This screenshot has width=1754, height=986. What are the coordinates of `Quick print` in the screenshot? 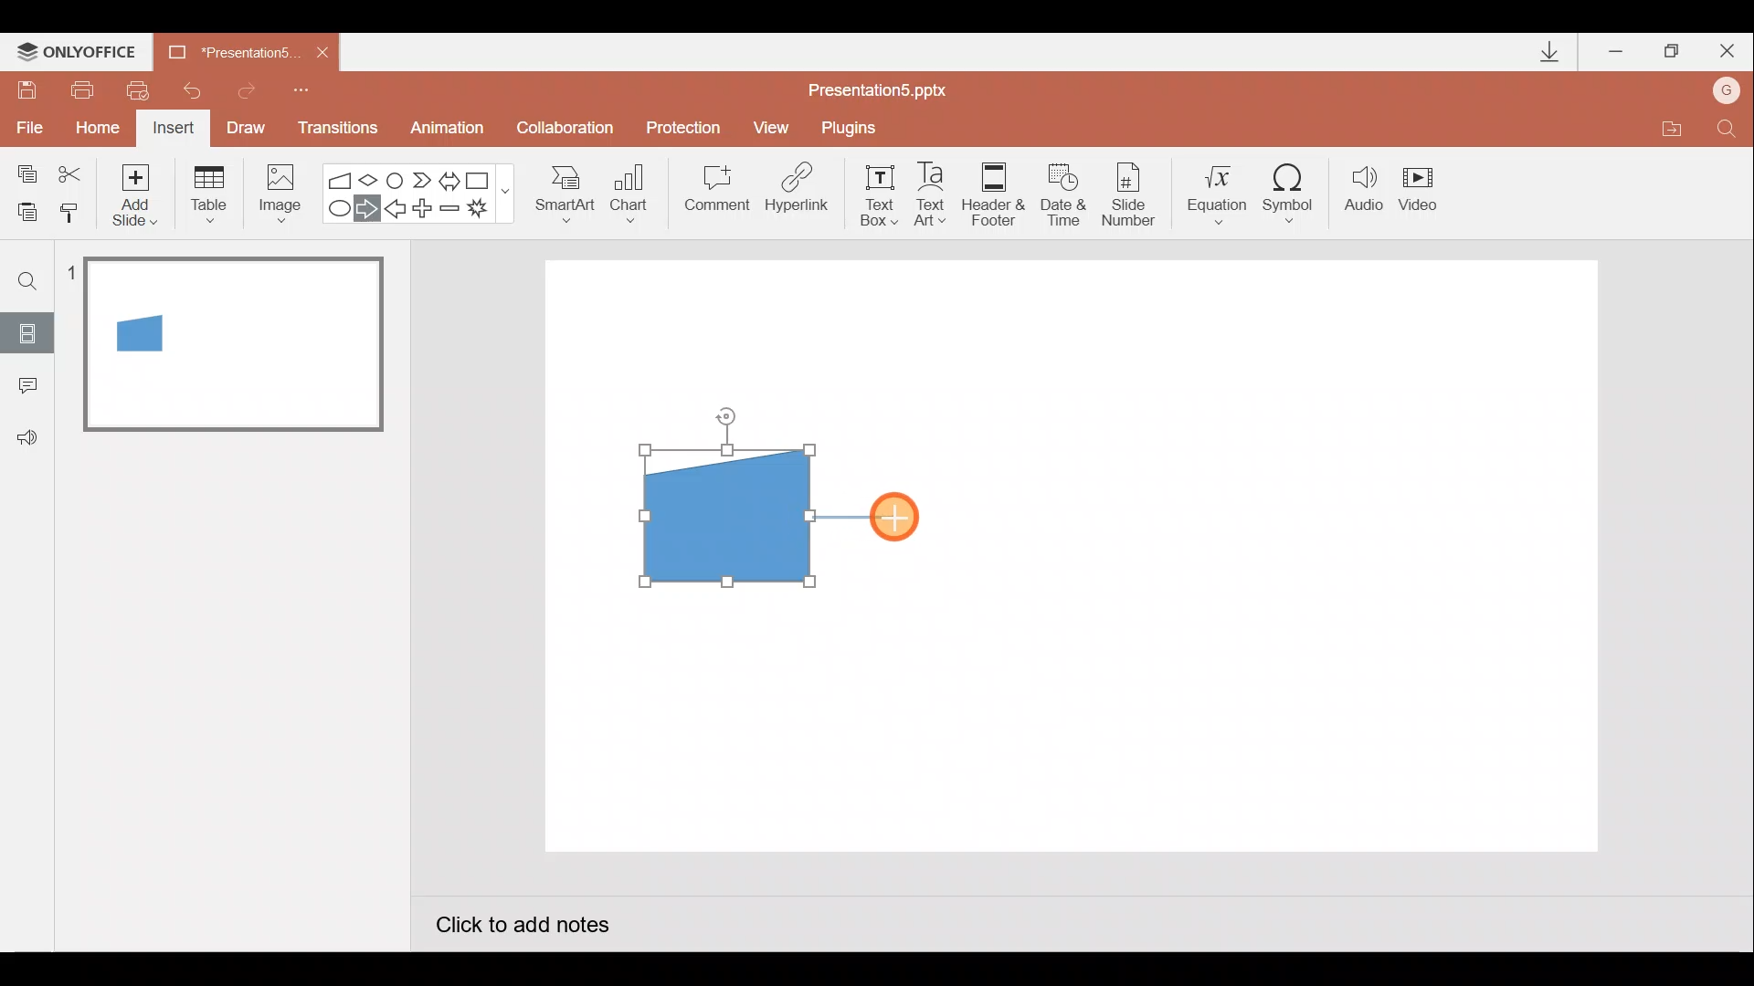 It's located at (144, 86).